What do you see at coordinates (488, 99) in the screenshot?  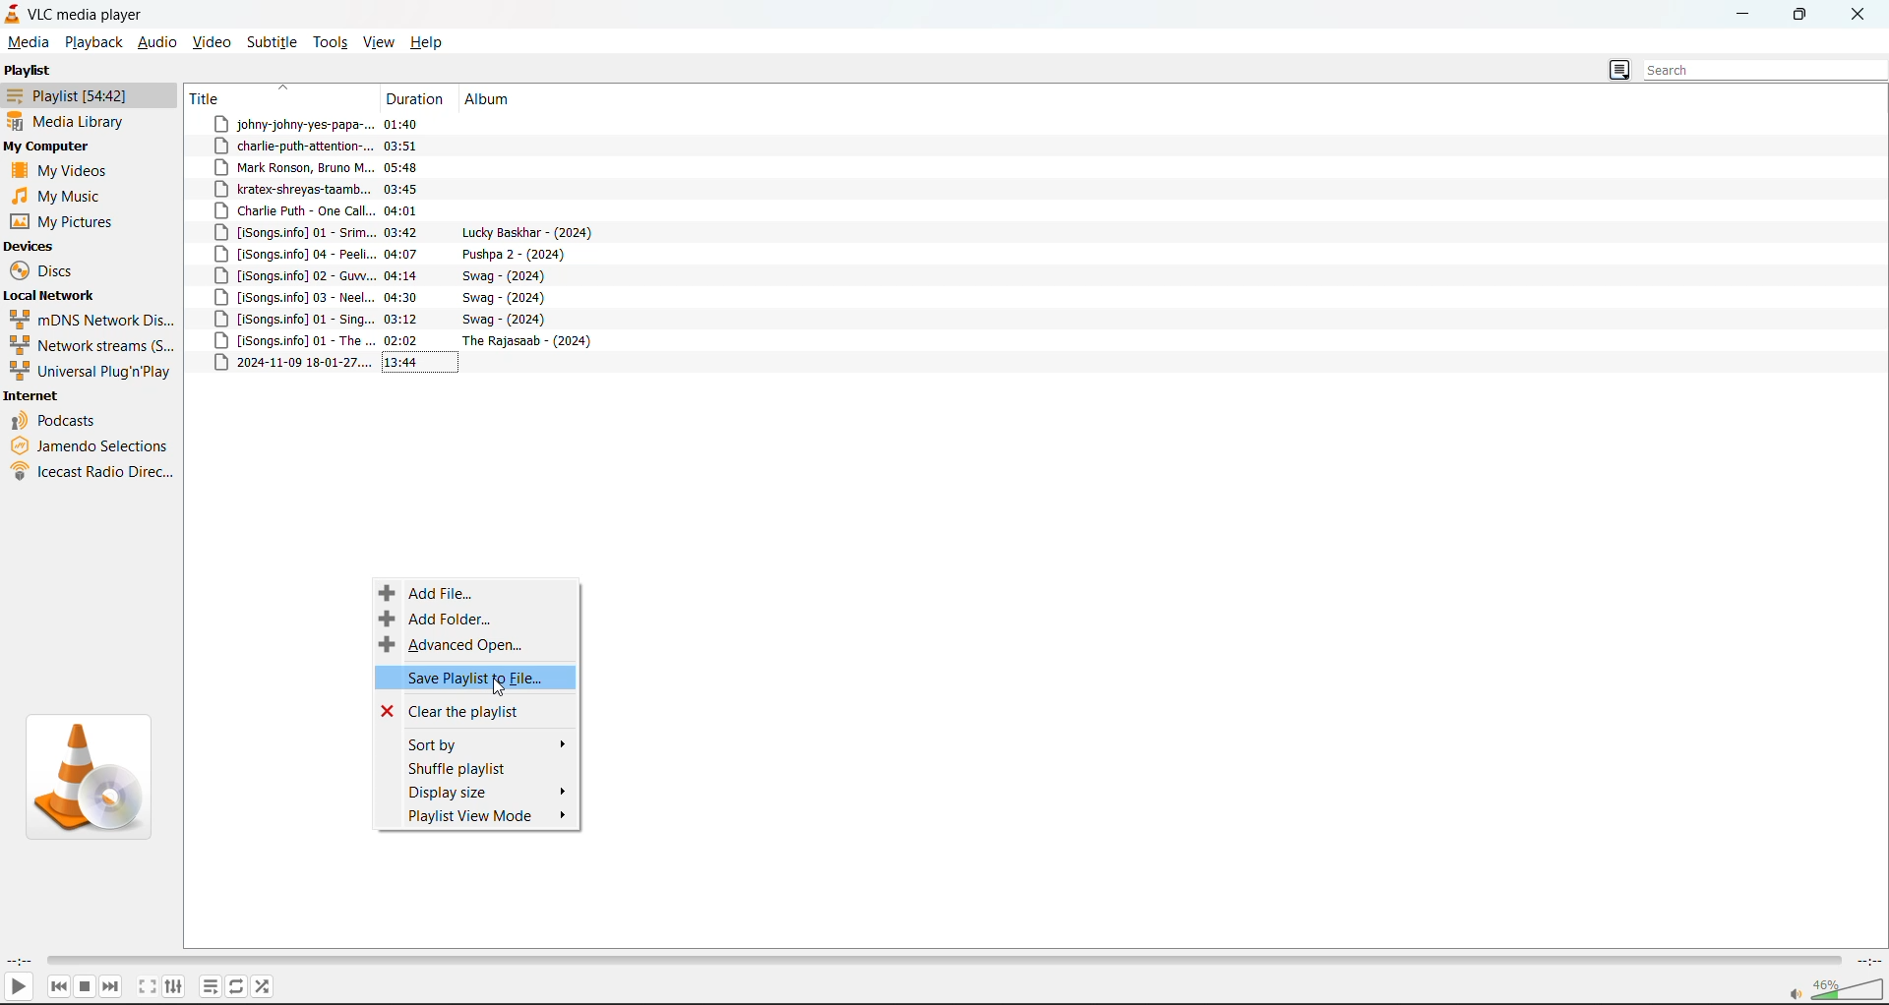 I see `album` at bounding box center [488, 99].